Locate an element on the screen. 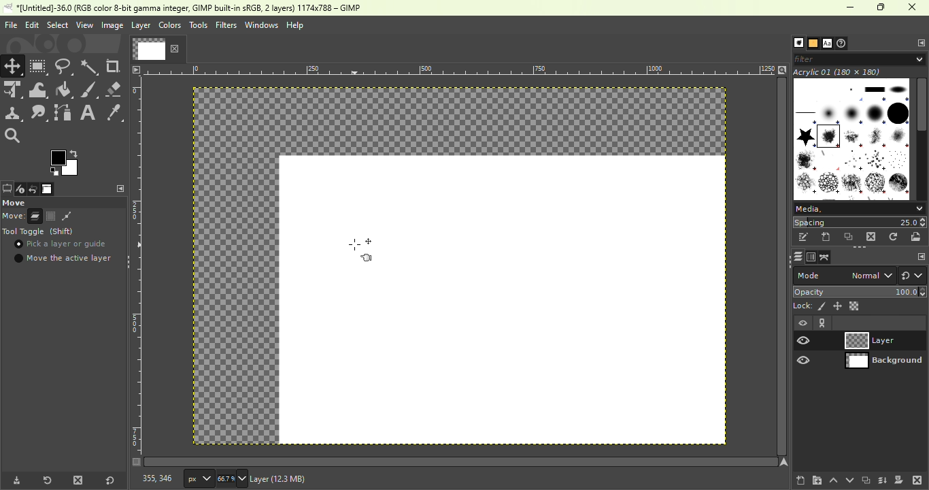 The image size is (929, 490). Lock pixels is located at coordinates (809, 306).